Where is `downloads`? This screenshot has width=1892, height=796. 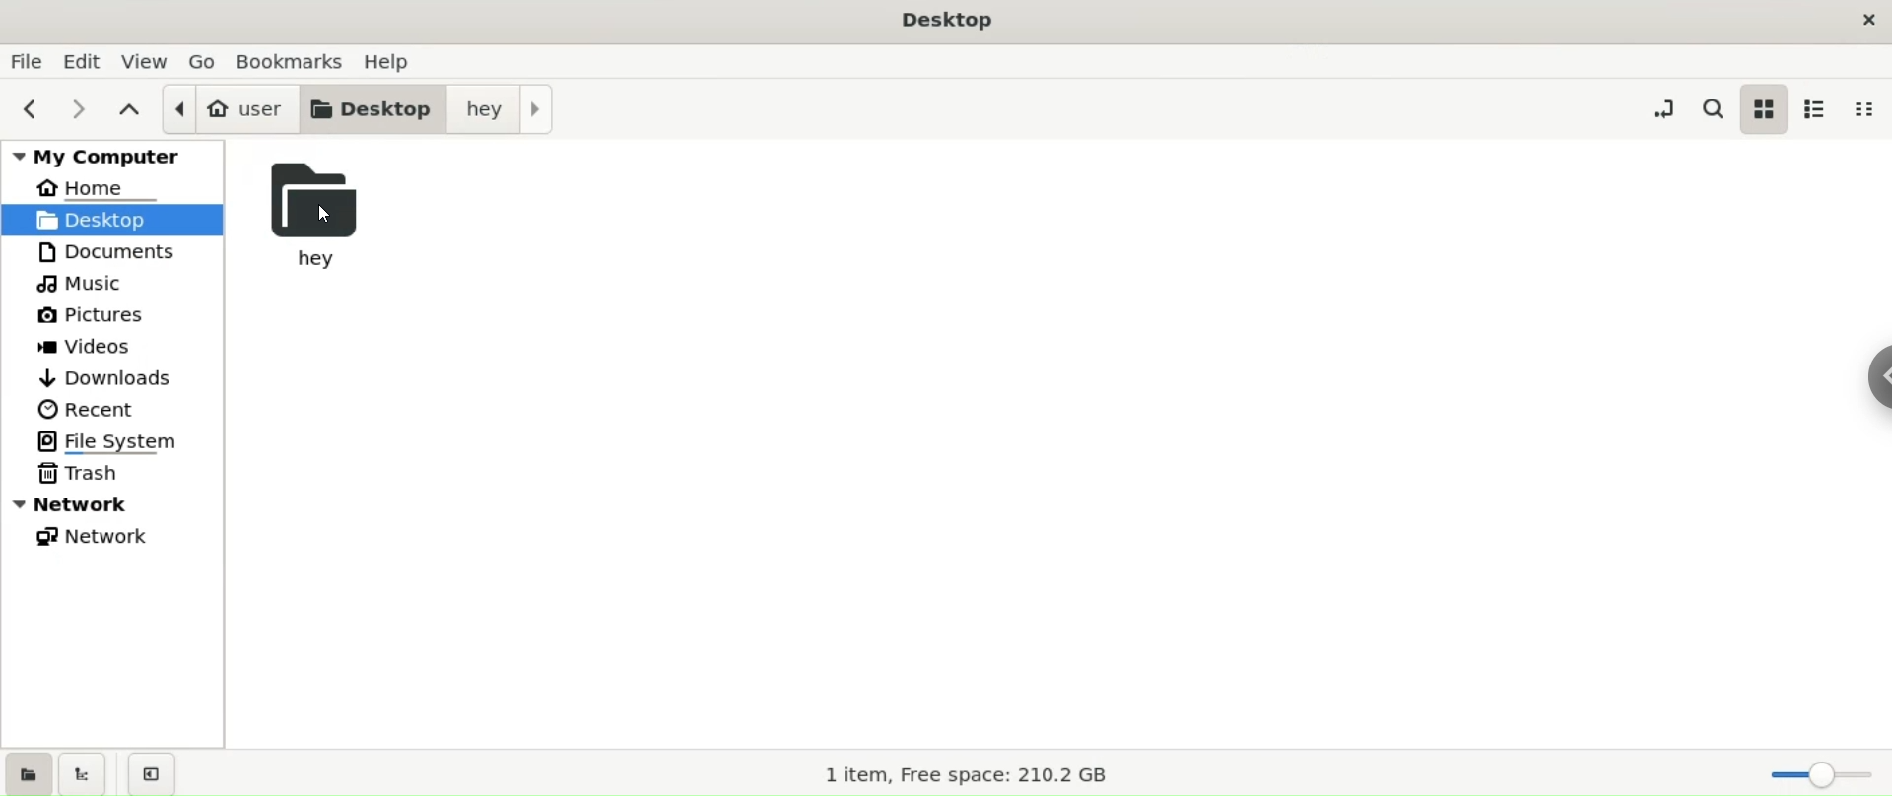
downloads is located at coordinates (116, 377).